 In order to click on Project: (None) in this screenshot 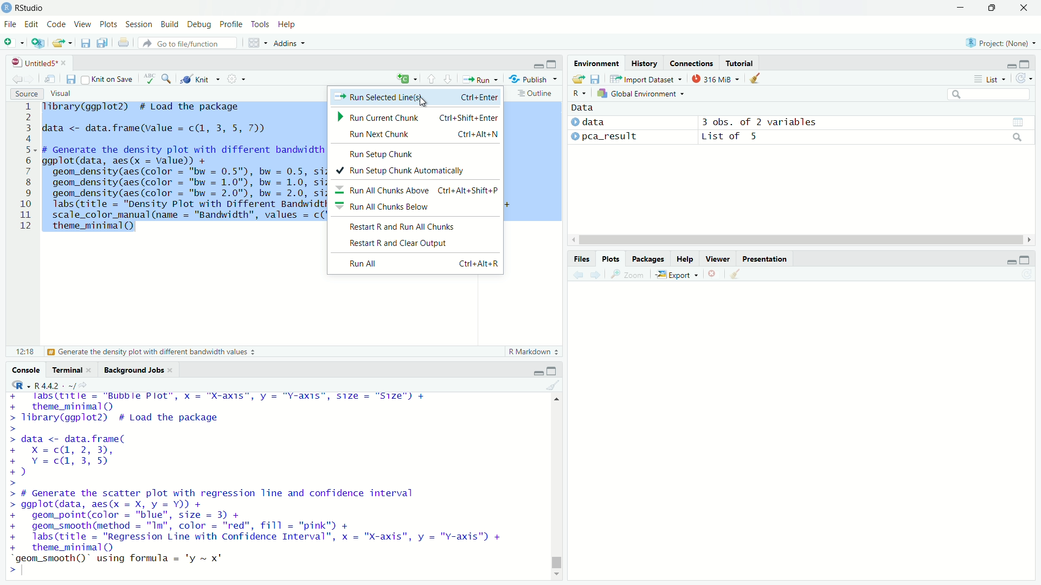, I will do `click(1000, 42)`.